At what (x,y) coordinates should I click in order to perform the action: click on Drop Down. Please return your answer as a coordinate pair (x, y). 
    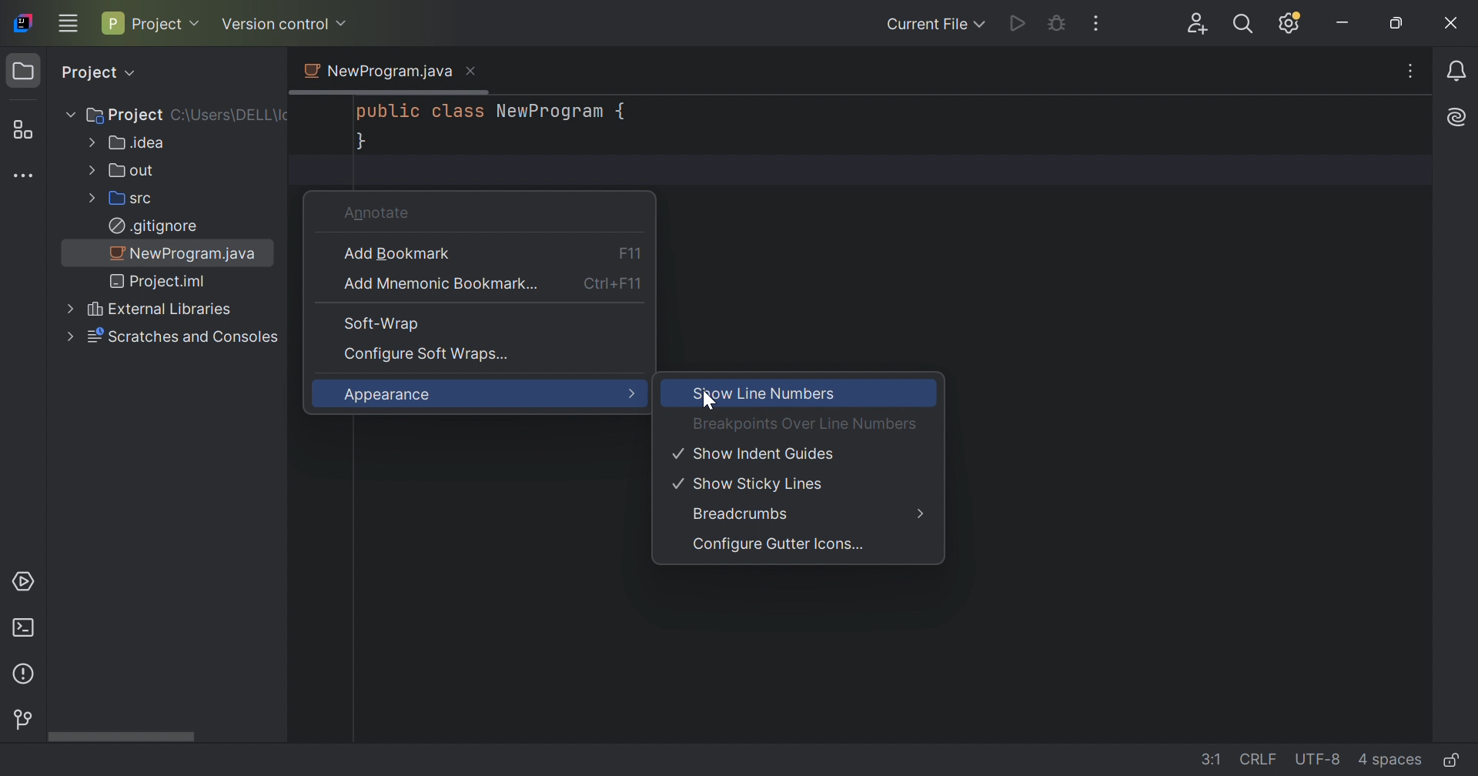
    Looking at the image, I should click on (343, 23).